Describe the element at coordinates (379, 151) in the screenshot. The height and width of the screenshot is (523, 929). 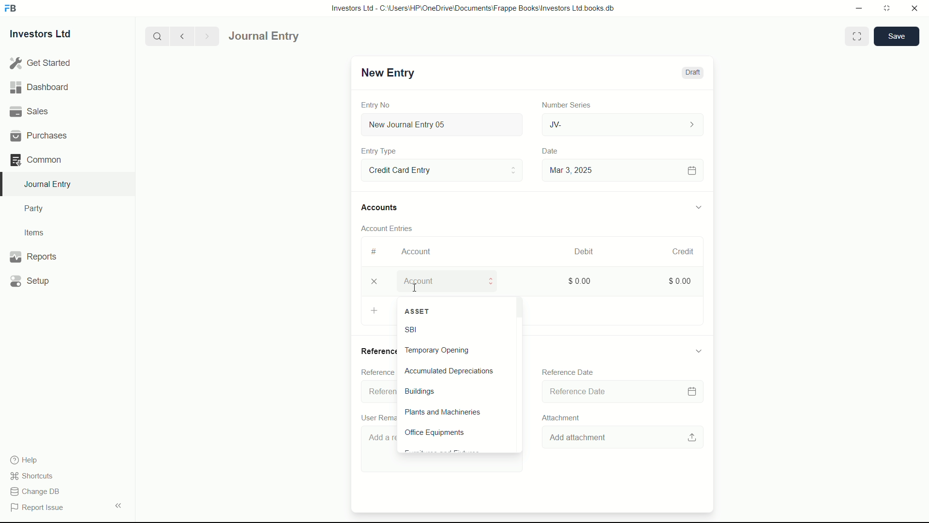
I see `Entry Type` at that location.